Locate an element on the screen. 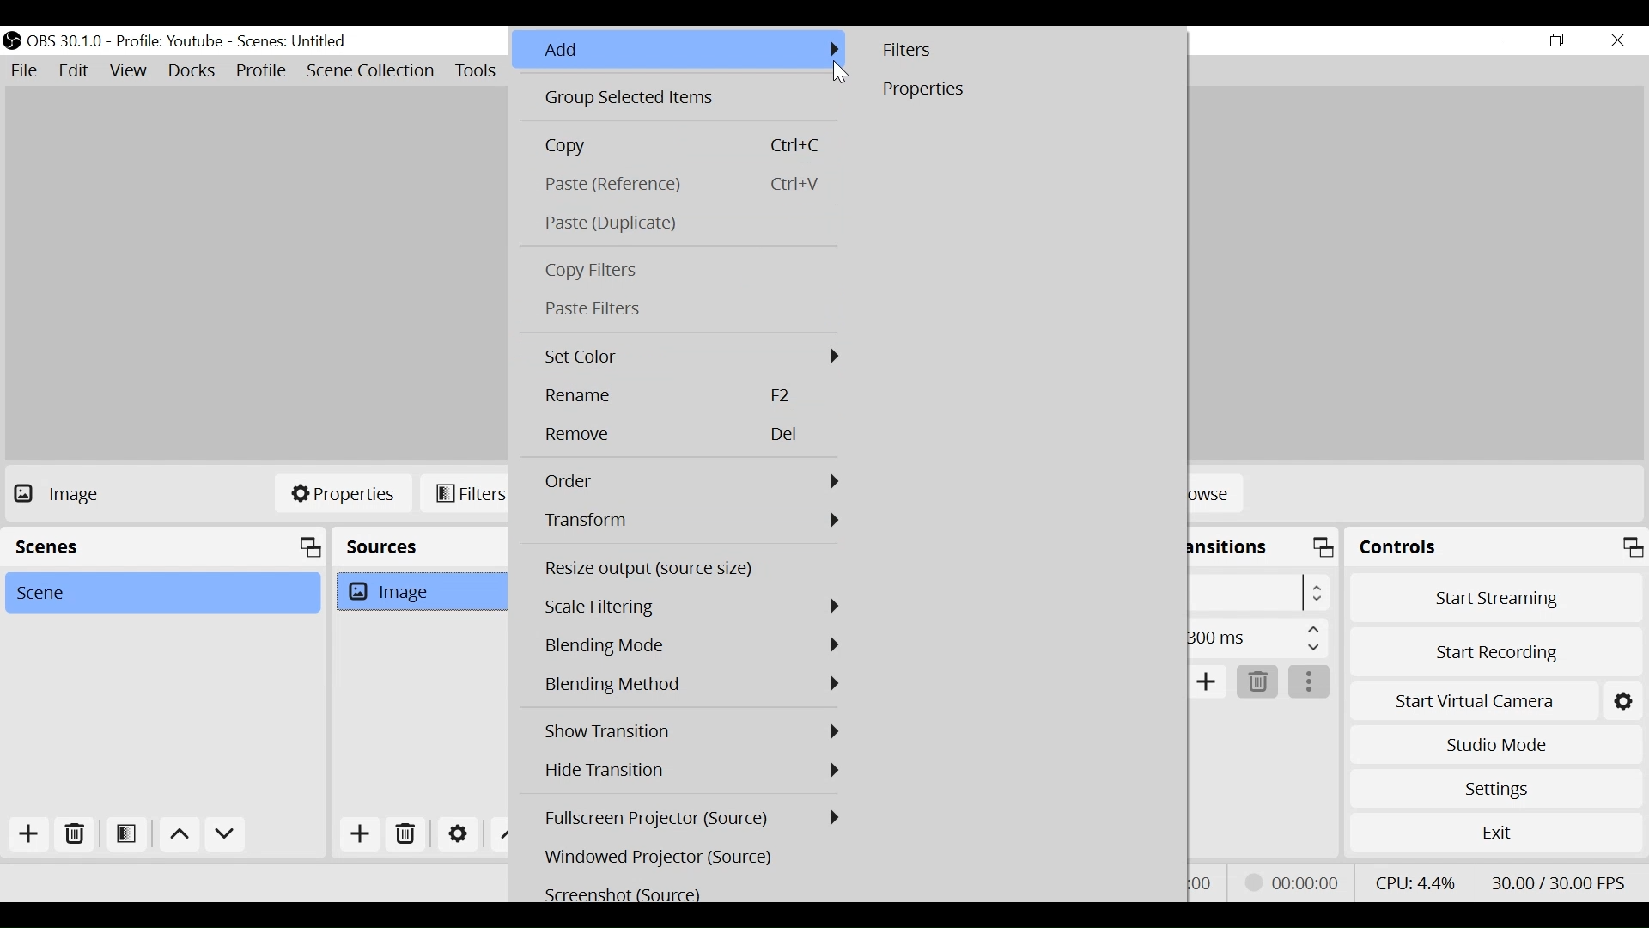  Add is located at coordinates (1205, 682).